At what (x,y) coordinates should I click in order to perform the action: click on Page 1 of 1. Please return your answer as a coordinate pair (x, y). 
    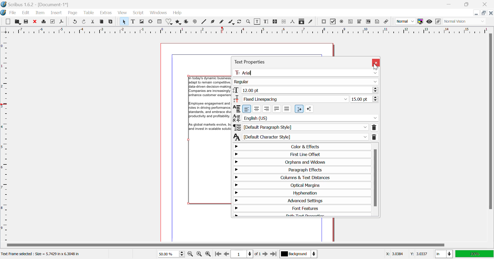
    Looking at the image, I should click on (247, 254).